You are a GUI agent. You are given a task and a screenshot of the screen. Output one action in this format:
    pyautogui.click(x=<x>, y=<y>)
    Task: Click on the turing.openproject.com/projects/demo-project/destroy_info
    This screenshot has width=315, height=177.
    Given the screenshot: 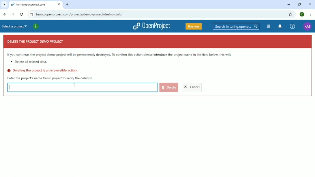 What is the action you would take?
    pyautogui.click(x=90, y=14)
    